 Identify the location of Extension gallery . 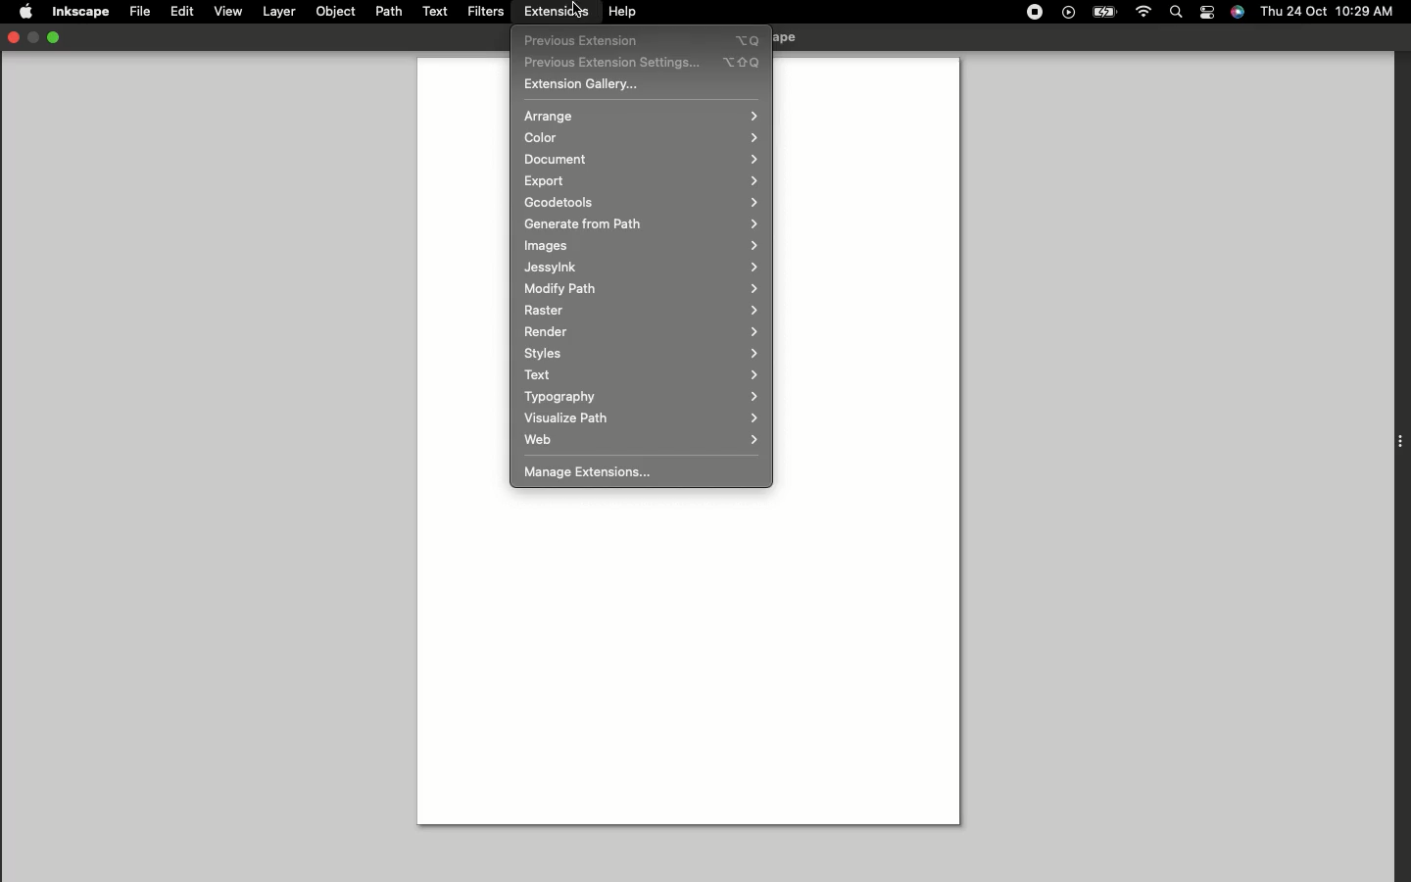
(585, 84).